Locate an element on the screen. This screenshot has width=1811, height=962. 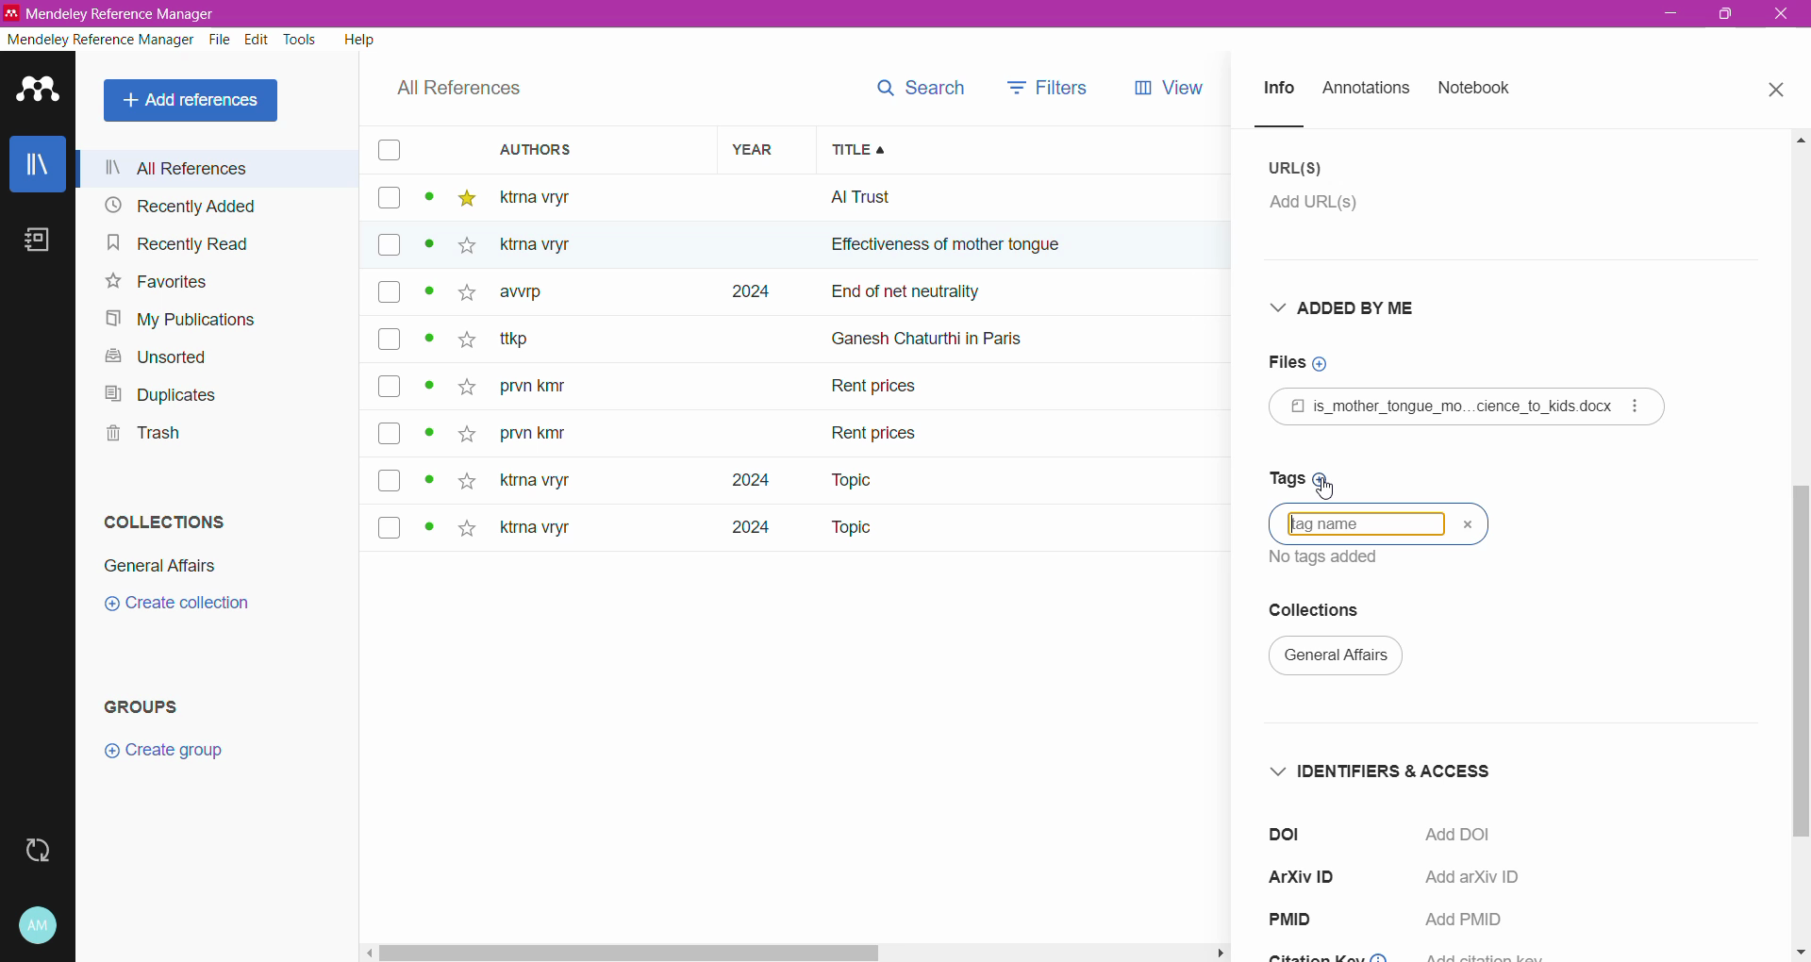
Help is located at coordinates (360, 39).